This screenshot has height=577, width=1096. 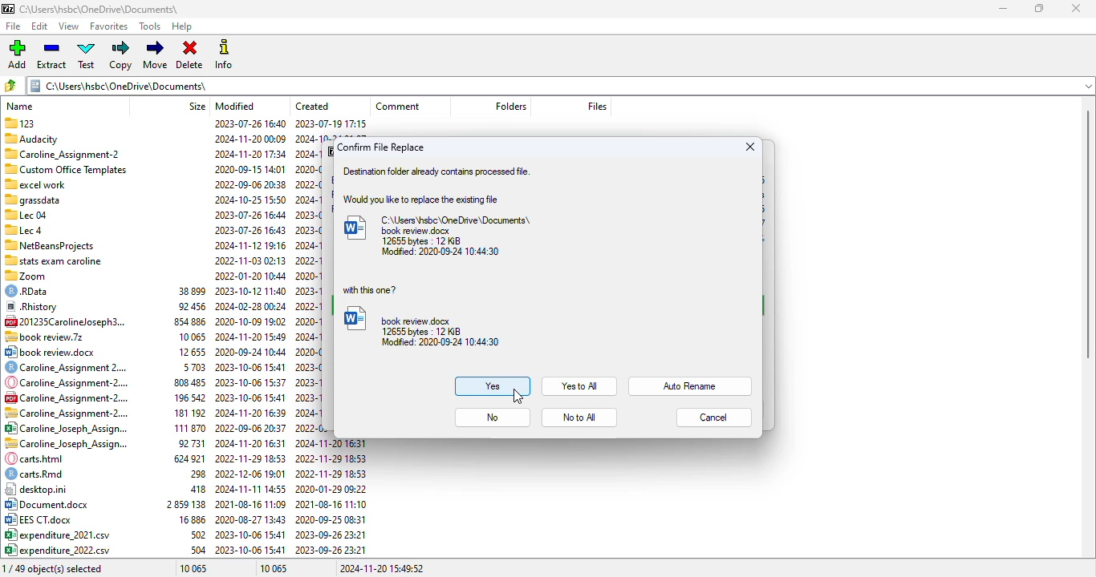 I want to click on ® Rhistory, so click(x=32, y=305).